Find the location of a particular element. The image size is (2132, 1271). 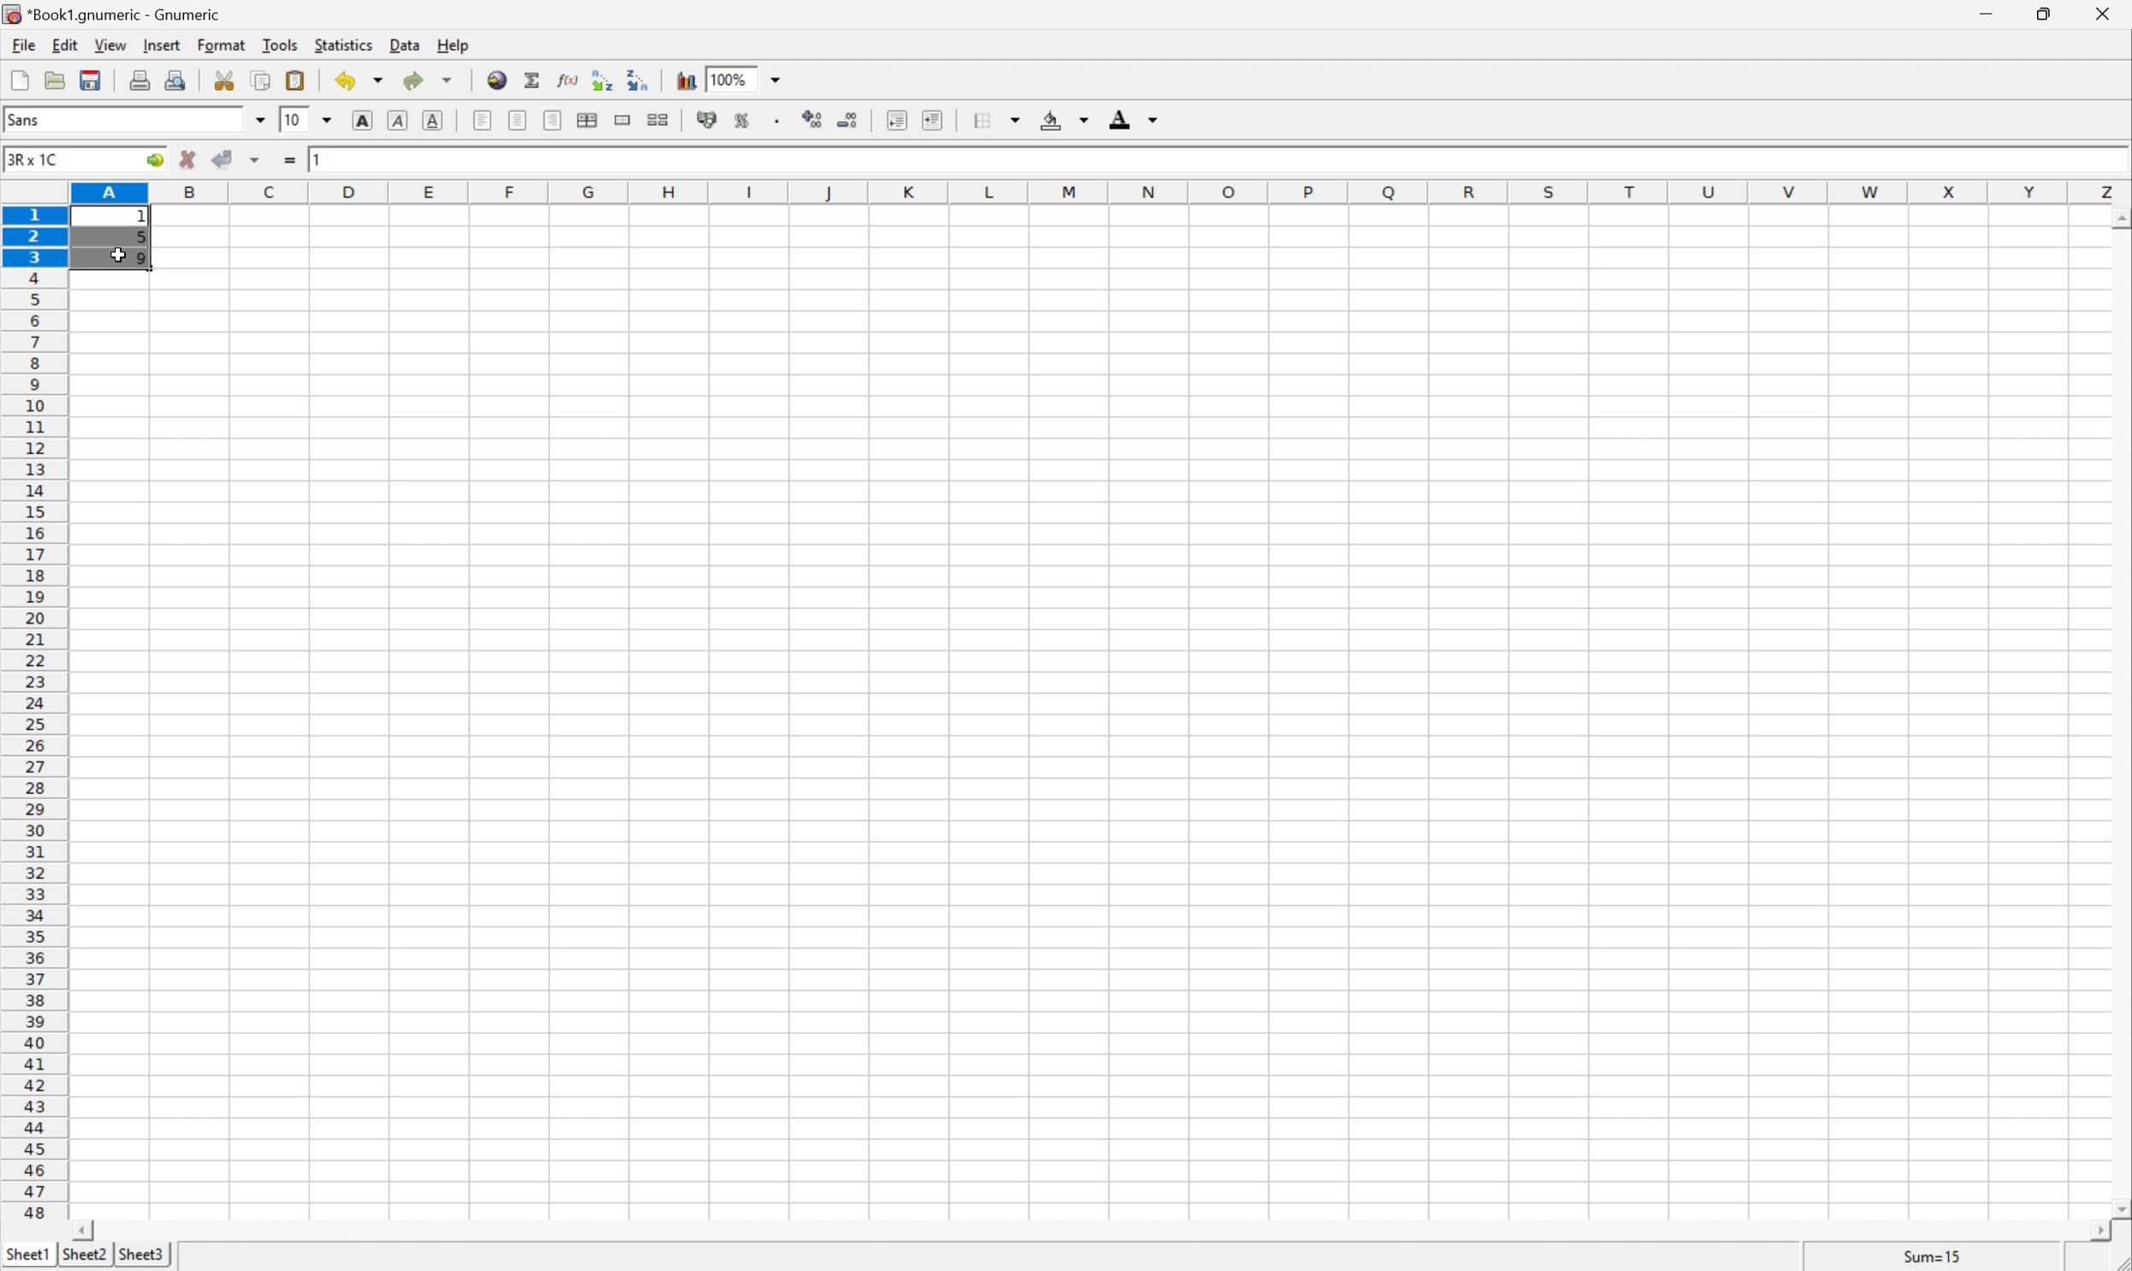

decrease indent is located at coordinates (898, 120).